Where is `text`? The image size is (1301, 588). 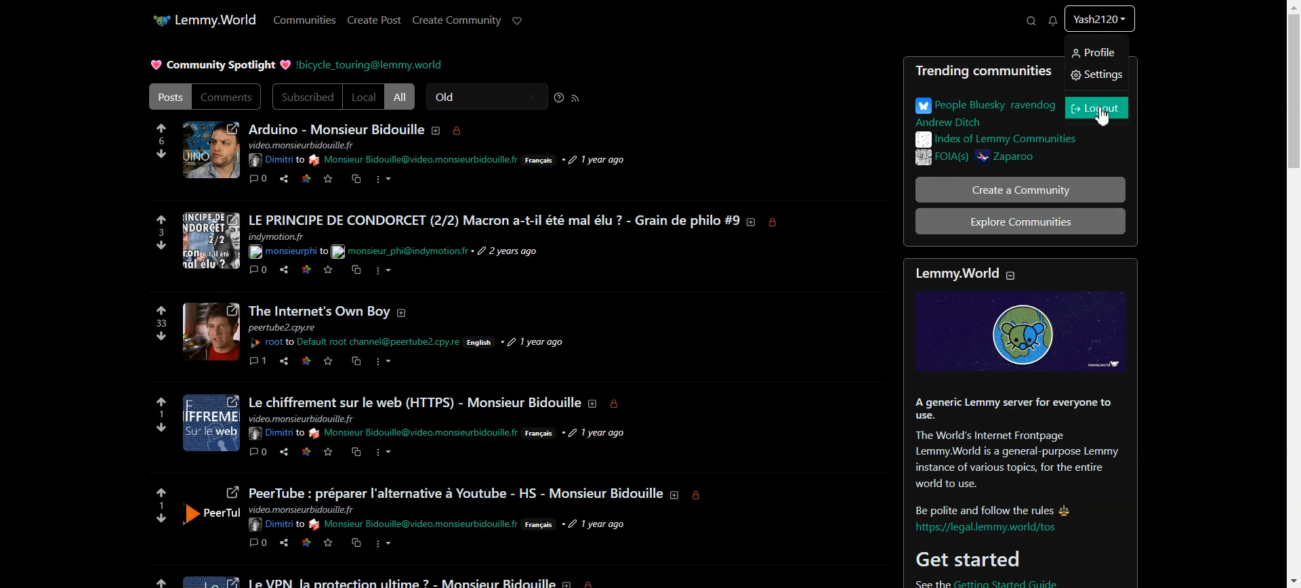
text is located at coordinates (306, 145).